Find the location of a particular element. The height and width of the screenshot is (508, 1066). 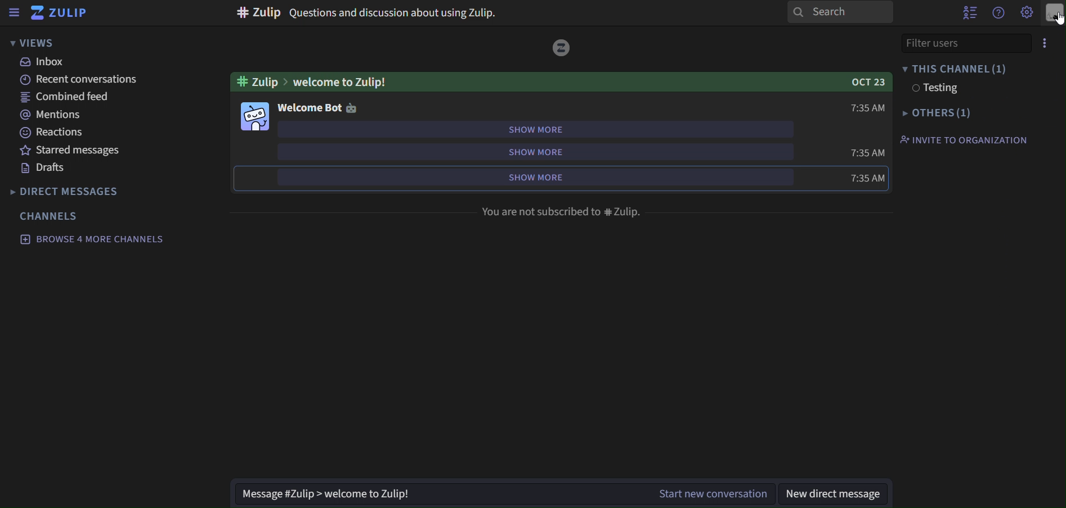

Message #Zulip>welcome to Zulip is located at coordinates (437, 496).